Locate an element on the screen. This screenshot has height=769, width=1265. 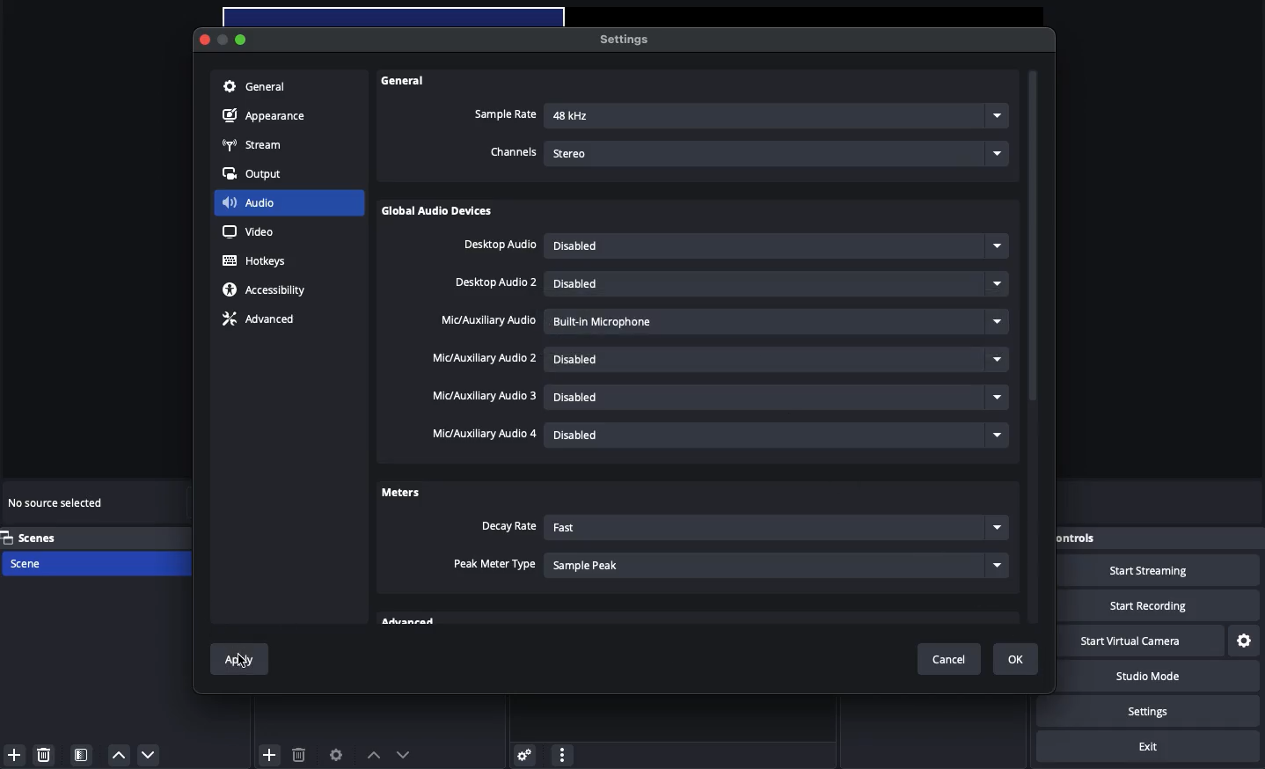
General is located at coordinates (406, 81).